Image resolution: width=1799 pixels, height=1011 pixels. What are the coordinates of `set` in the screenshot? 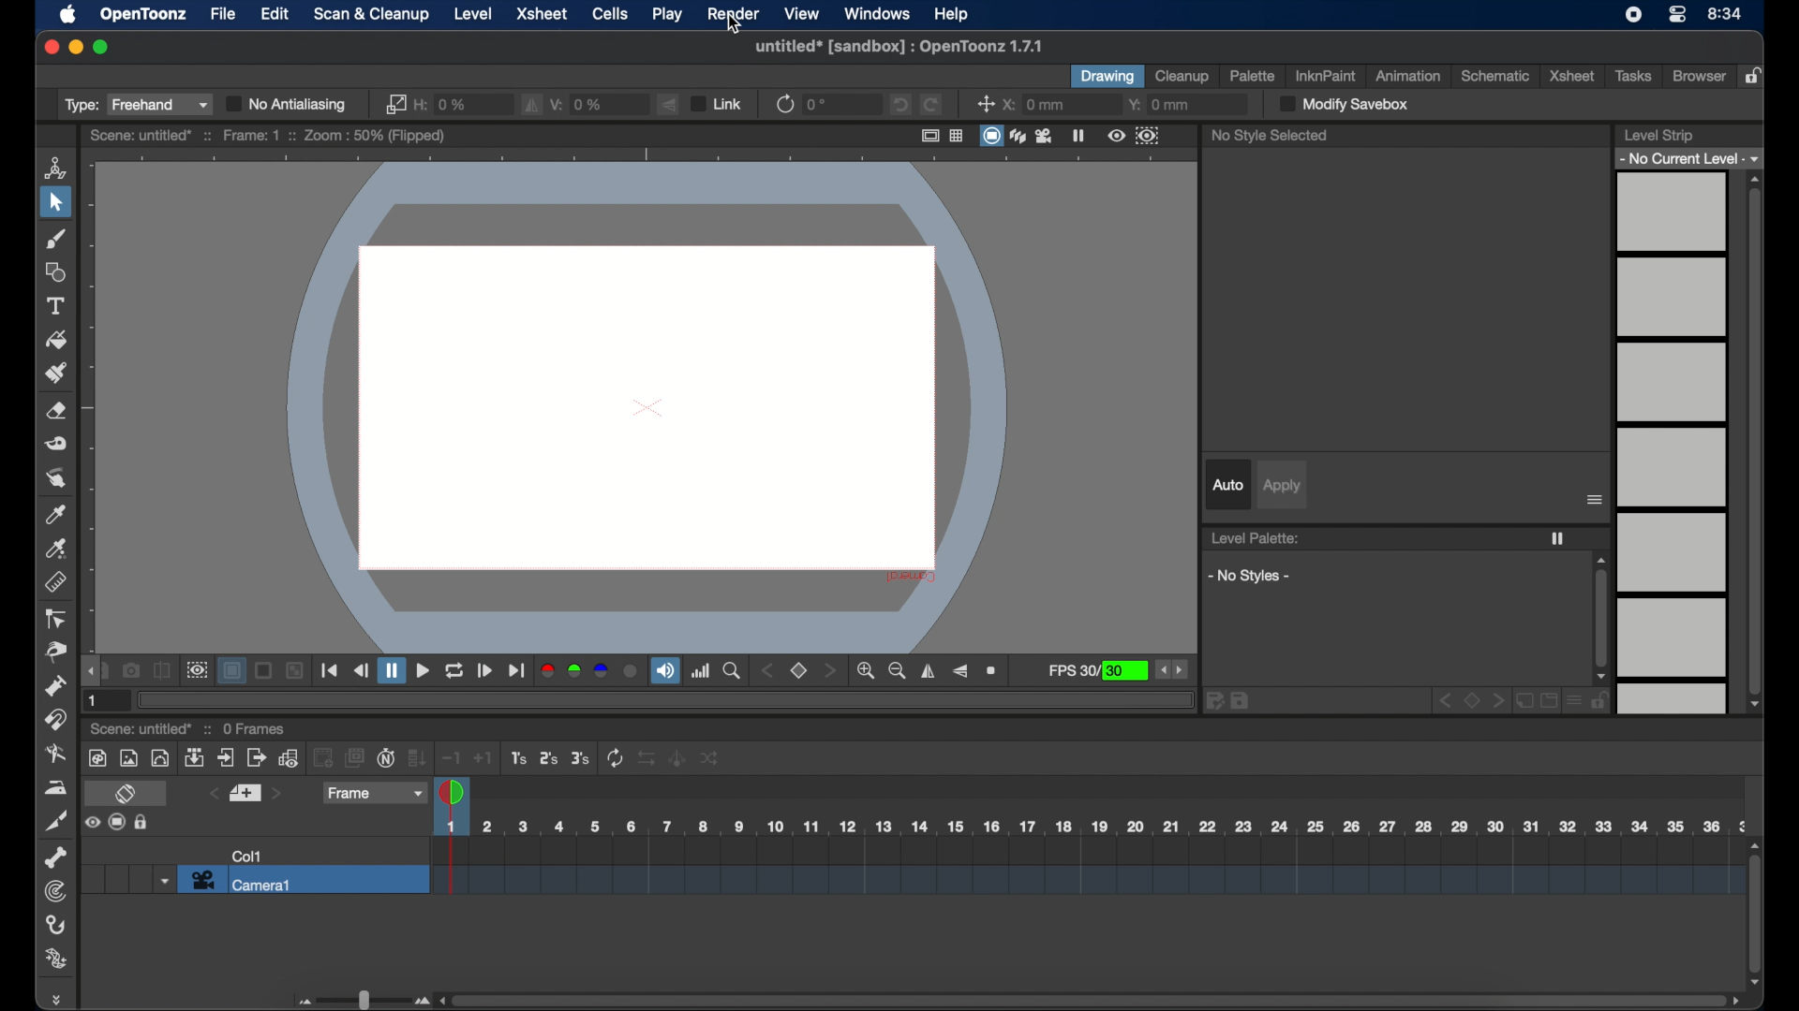 It's located at (800, 671).